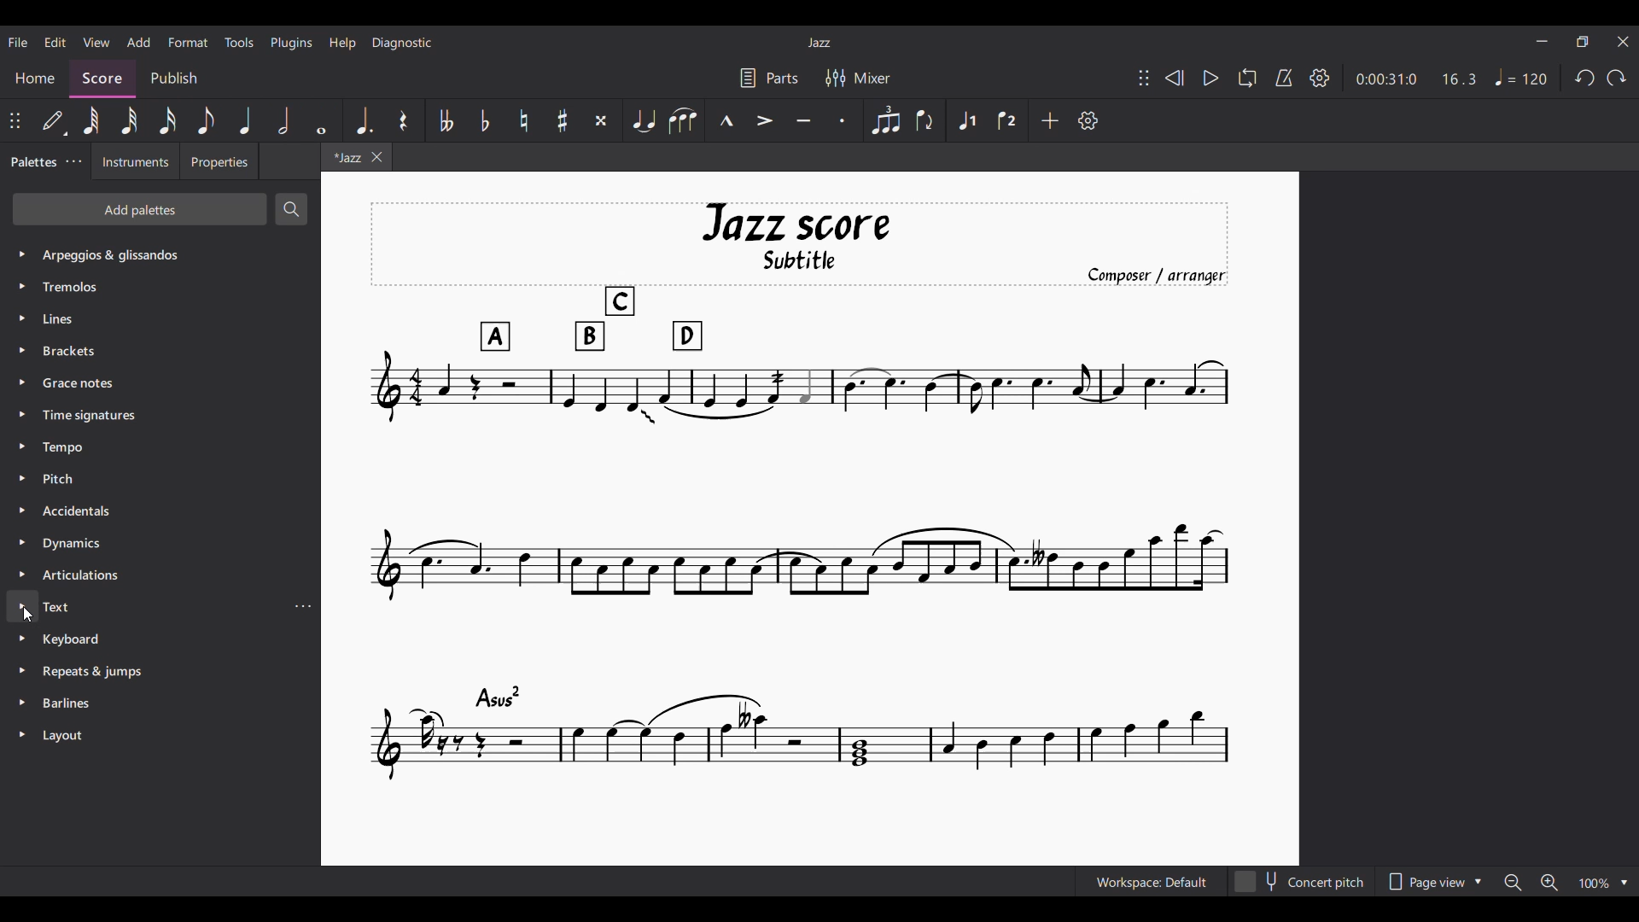 The height and width of the screenshot is (922, 1639). What do you see at coordinates (291, 43) in the screenshot?
I see `Plugins menu` at bounding box center [291, 43].